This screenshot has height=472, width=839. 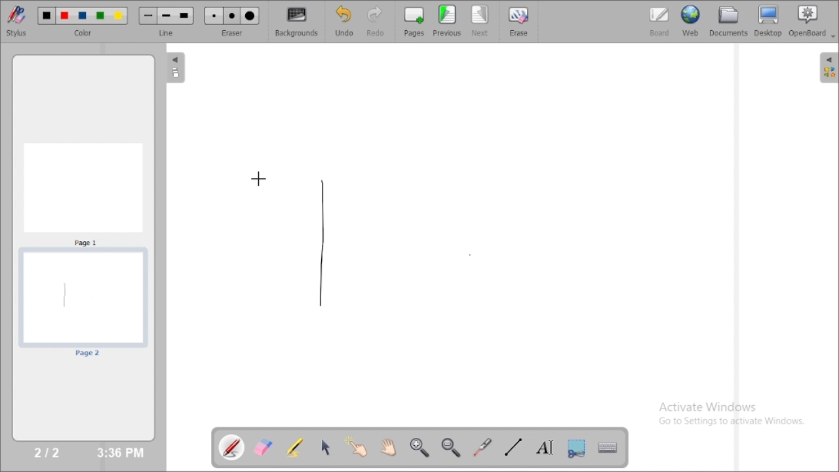 What do you see at coordinates (83, 193) in the screenshot?
I see `Page 1` at bounding box center [83, 193].